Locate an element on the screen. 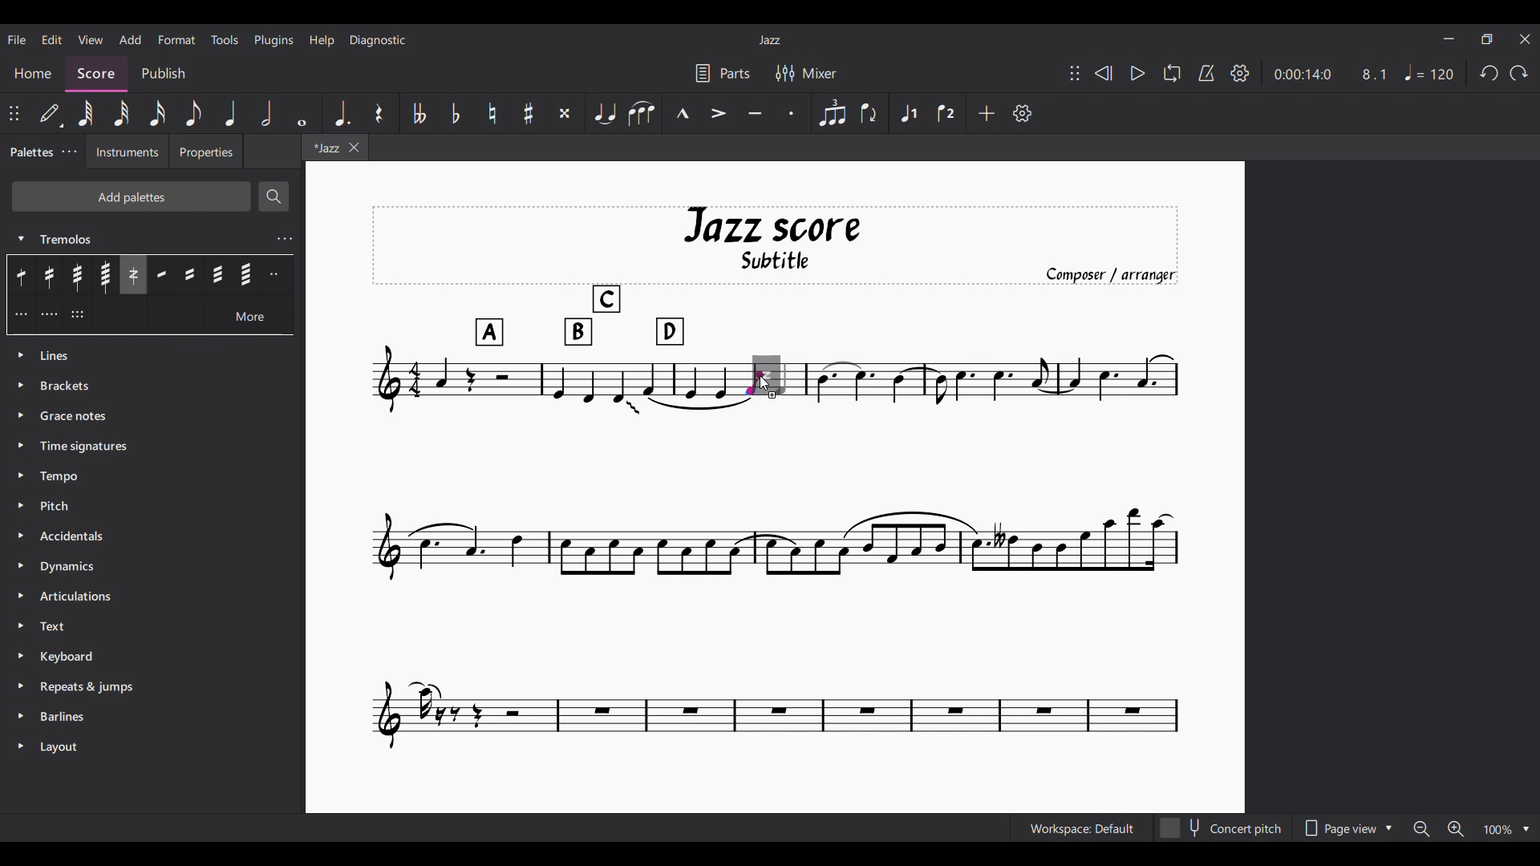 The image size is (1540, 866). Toggle double flat is located at coordinates (419, 112).